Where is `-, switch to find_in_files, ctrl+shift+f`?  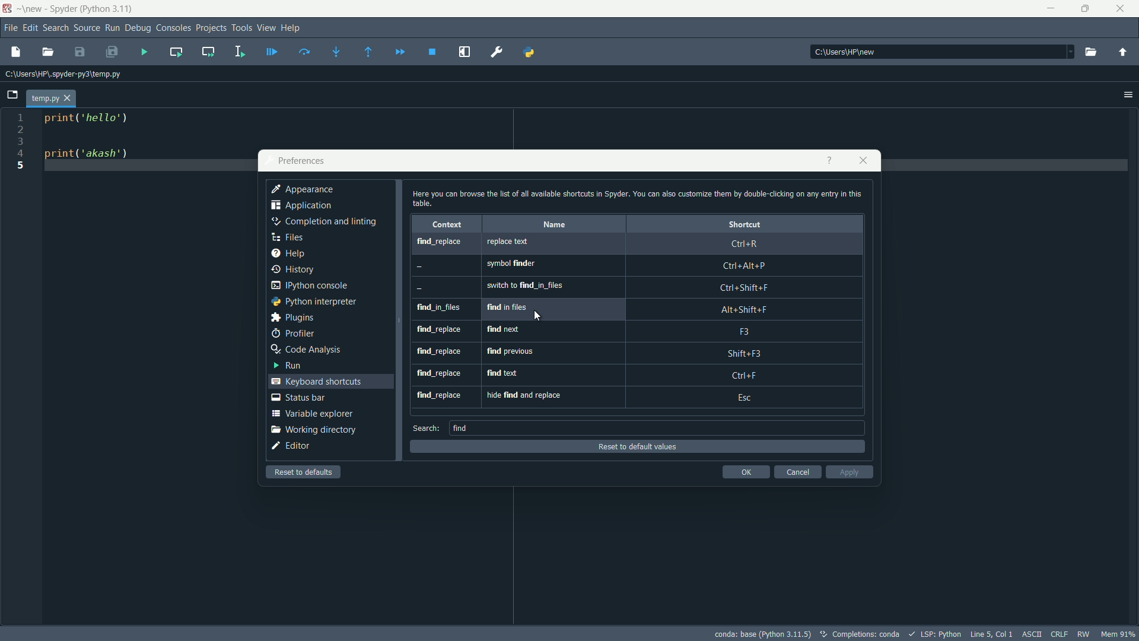 -, switch to find_in_files, ctrl+shift+f is located at coordinates (635, 287).